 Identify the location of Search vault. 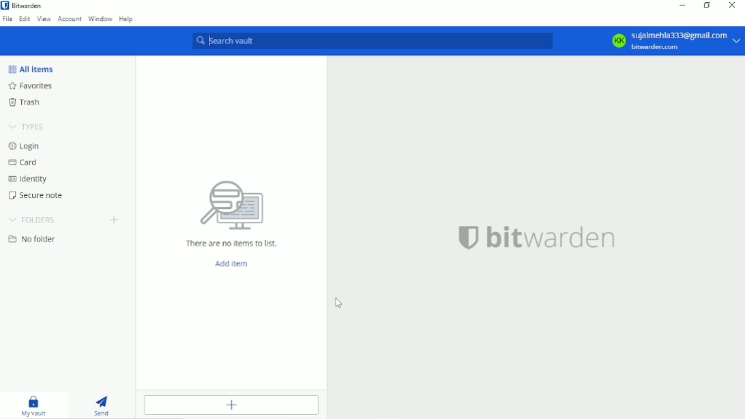
(376, 41).